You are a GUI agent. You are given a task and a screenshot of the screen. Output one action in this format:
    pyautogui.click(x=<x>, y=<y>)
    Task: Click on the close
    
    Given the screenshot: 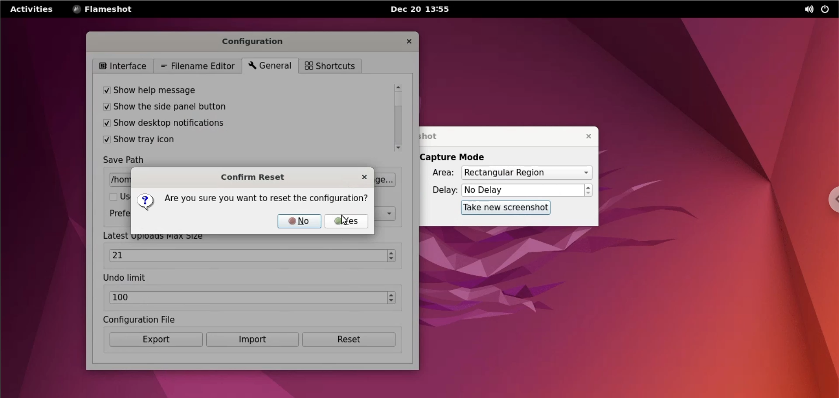 What is the action you would take?
    pyautogui.click(x=403, y=41)
    